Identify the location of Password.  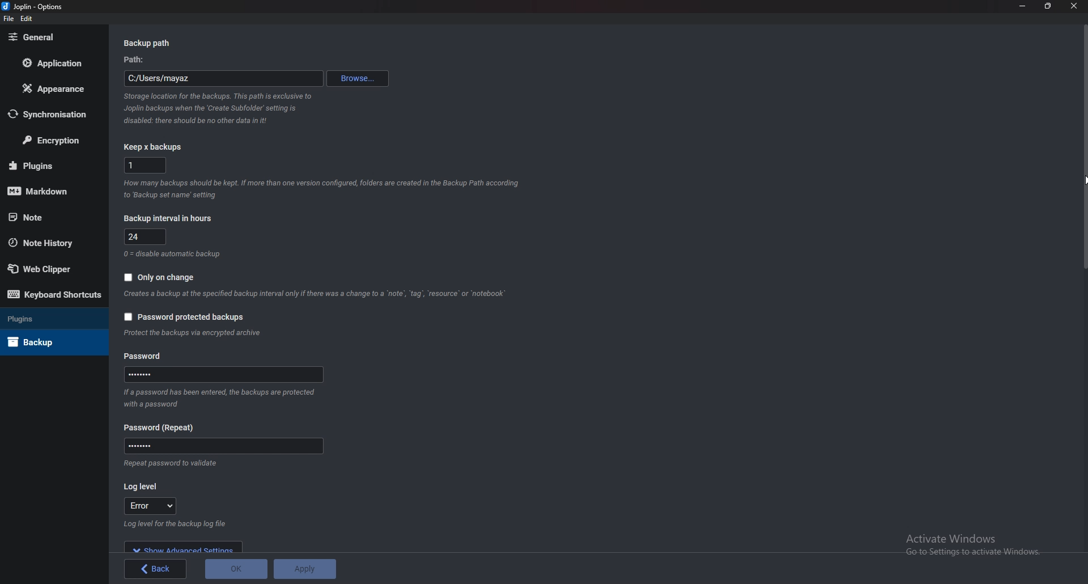
(223, 446).